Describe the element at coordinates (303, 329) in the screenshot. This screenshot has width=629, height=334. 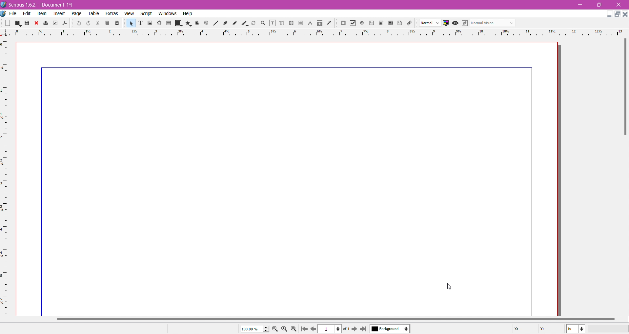
I see `go to start page` at that location.